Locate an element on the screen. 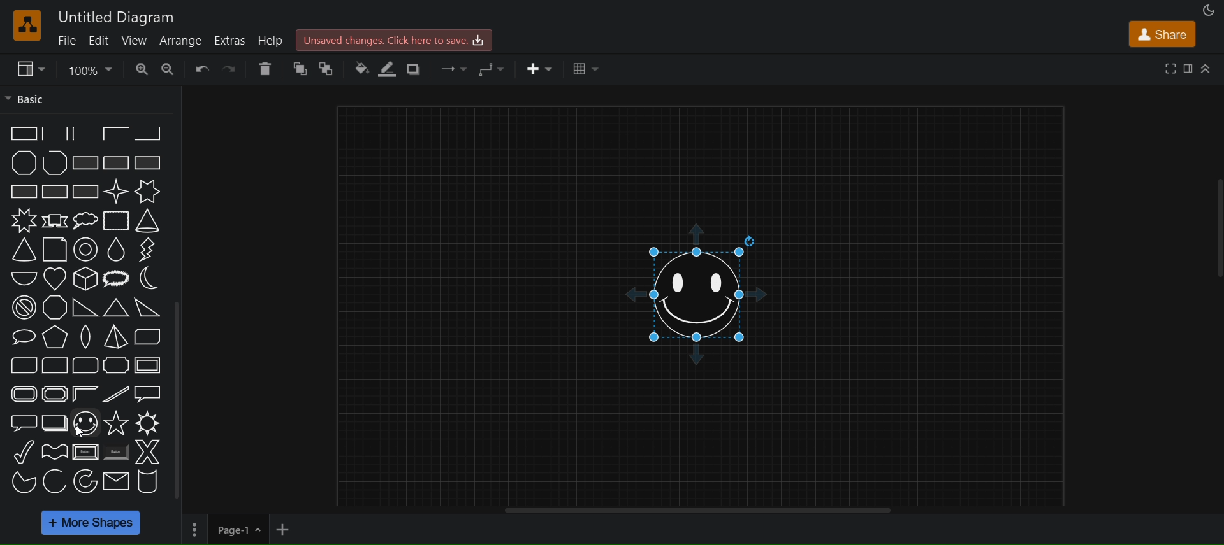  diagonal strip is located at coordinates (117, 395).